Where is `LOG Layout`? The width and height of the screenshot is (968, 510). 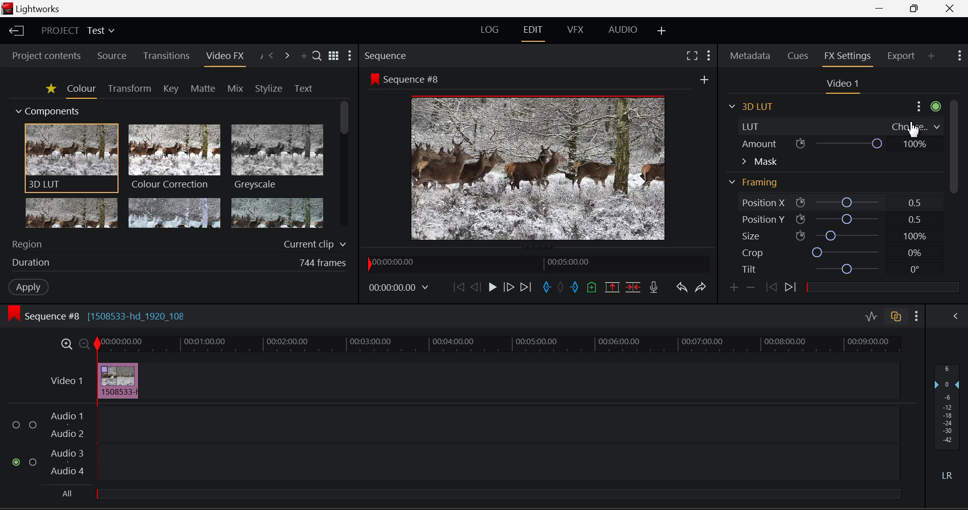 LOG Layout is located at coordinates (491, 33).